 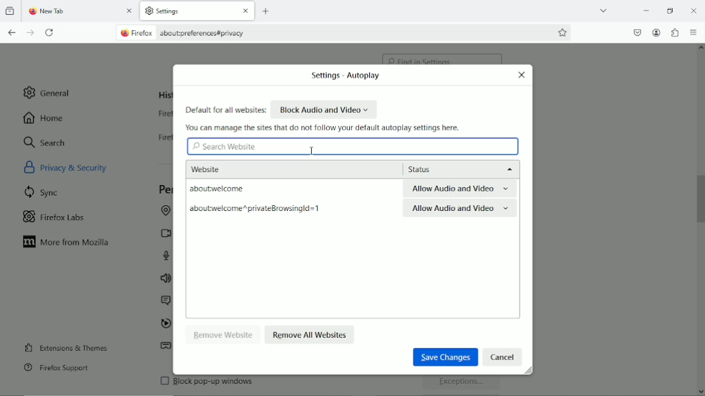 What do you see at coordinates (695, 12) in the screenshot?
I see `Close` at bounding box center [695, 12].